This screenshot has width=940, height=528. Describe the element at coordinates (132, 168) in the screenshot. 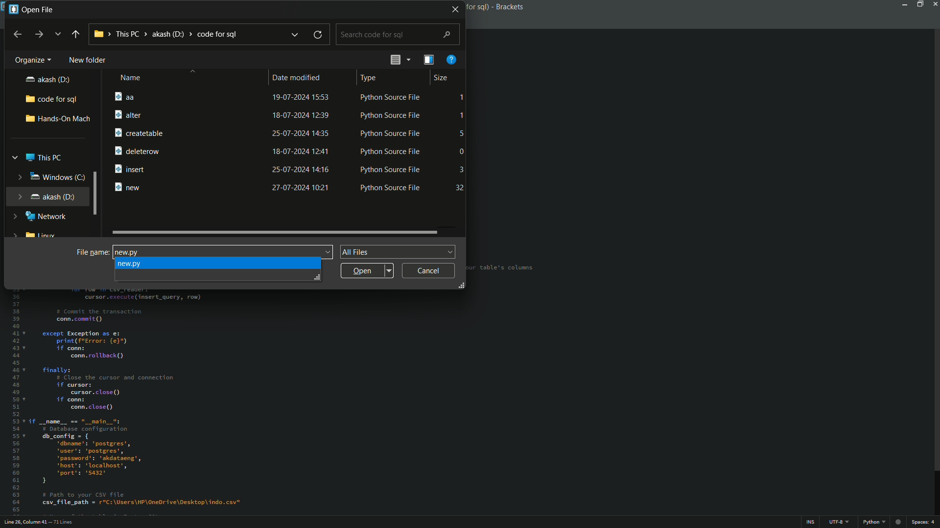

I see `insert` at that location.